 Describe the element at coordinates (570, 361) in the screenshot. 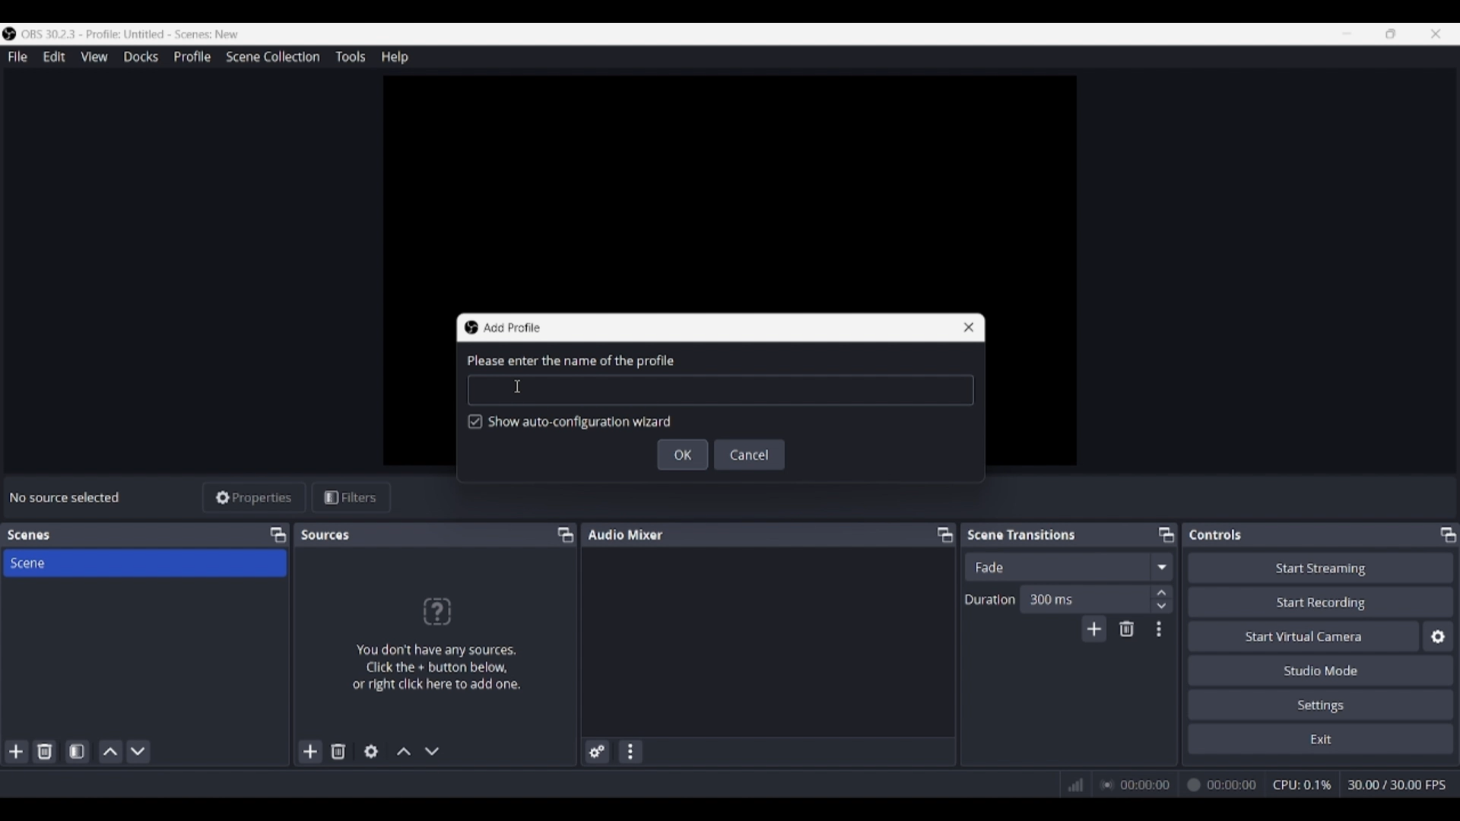

I see `Indicates text box to enter profile name` at that location.